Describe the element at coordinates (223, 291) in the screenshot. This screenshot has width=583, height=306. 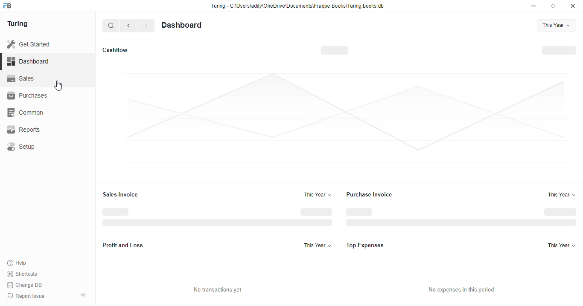
I see `No transactions yet` at that location.